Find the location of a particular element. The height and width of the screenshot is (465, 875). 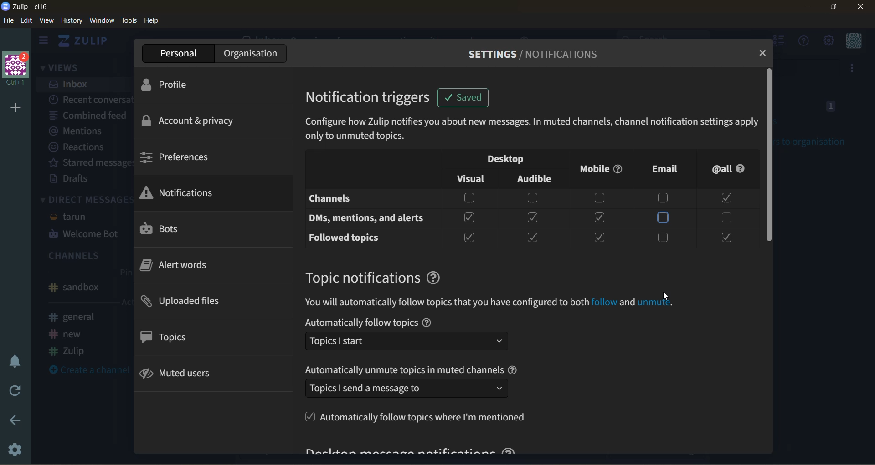

window is located at coordinates (103, 21).